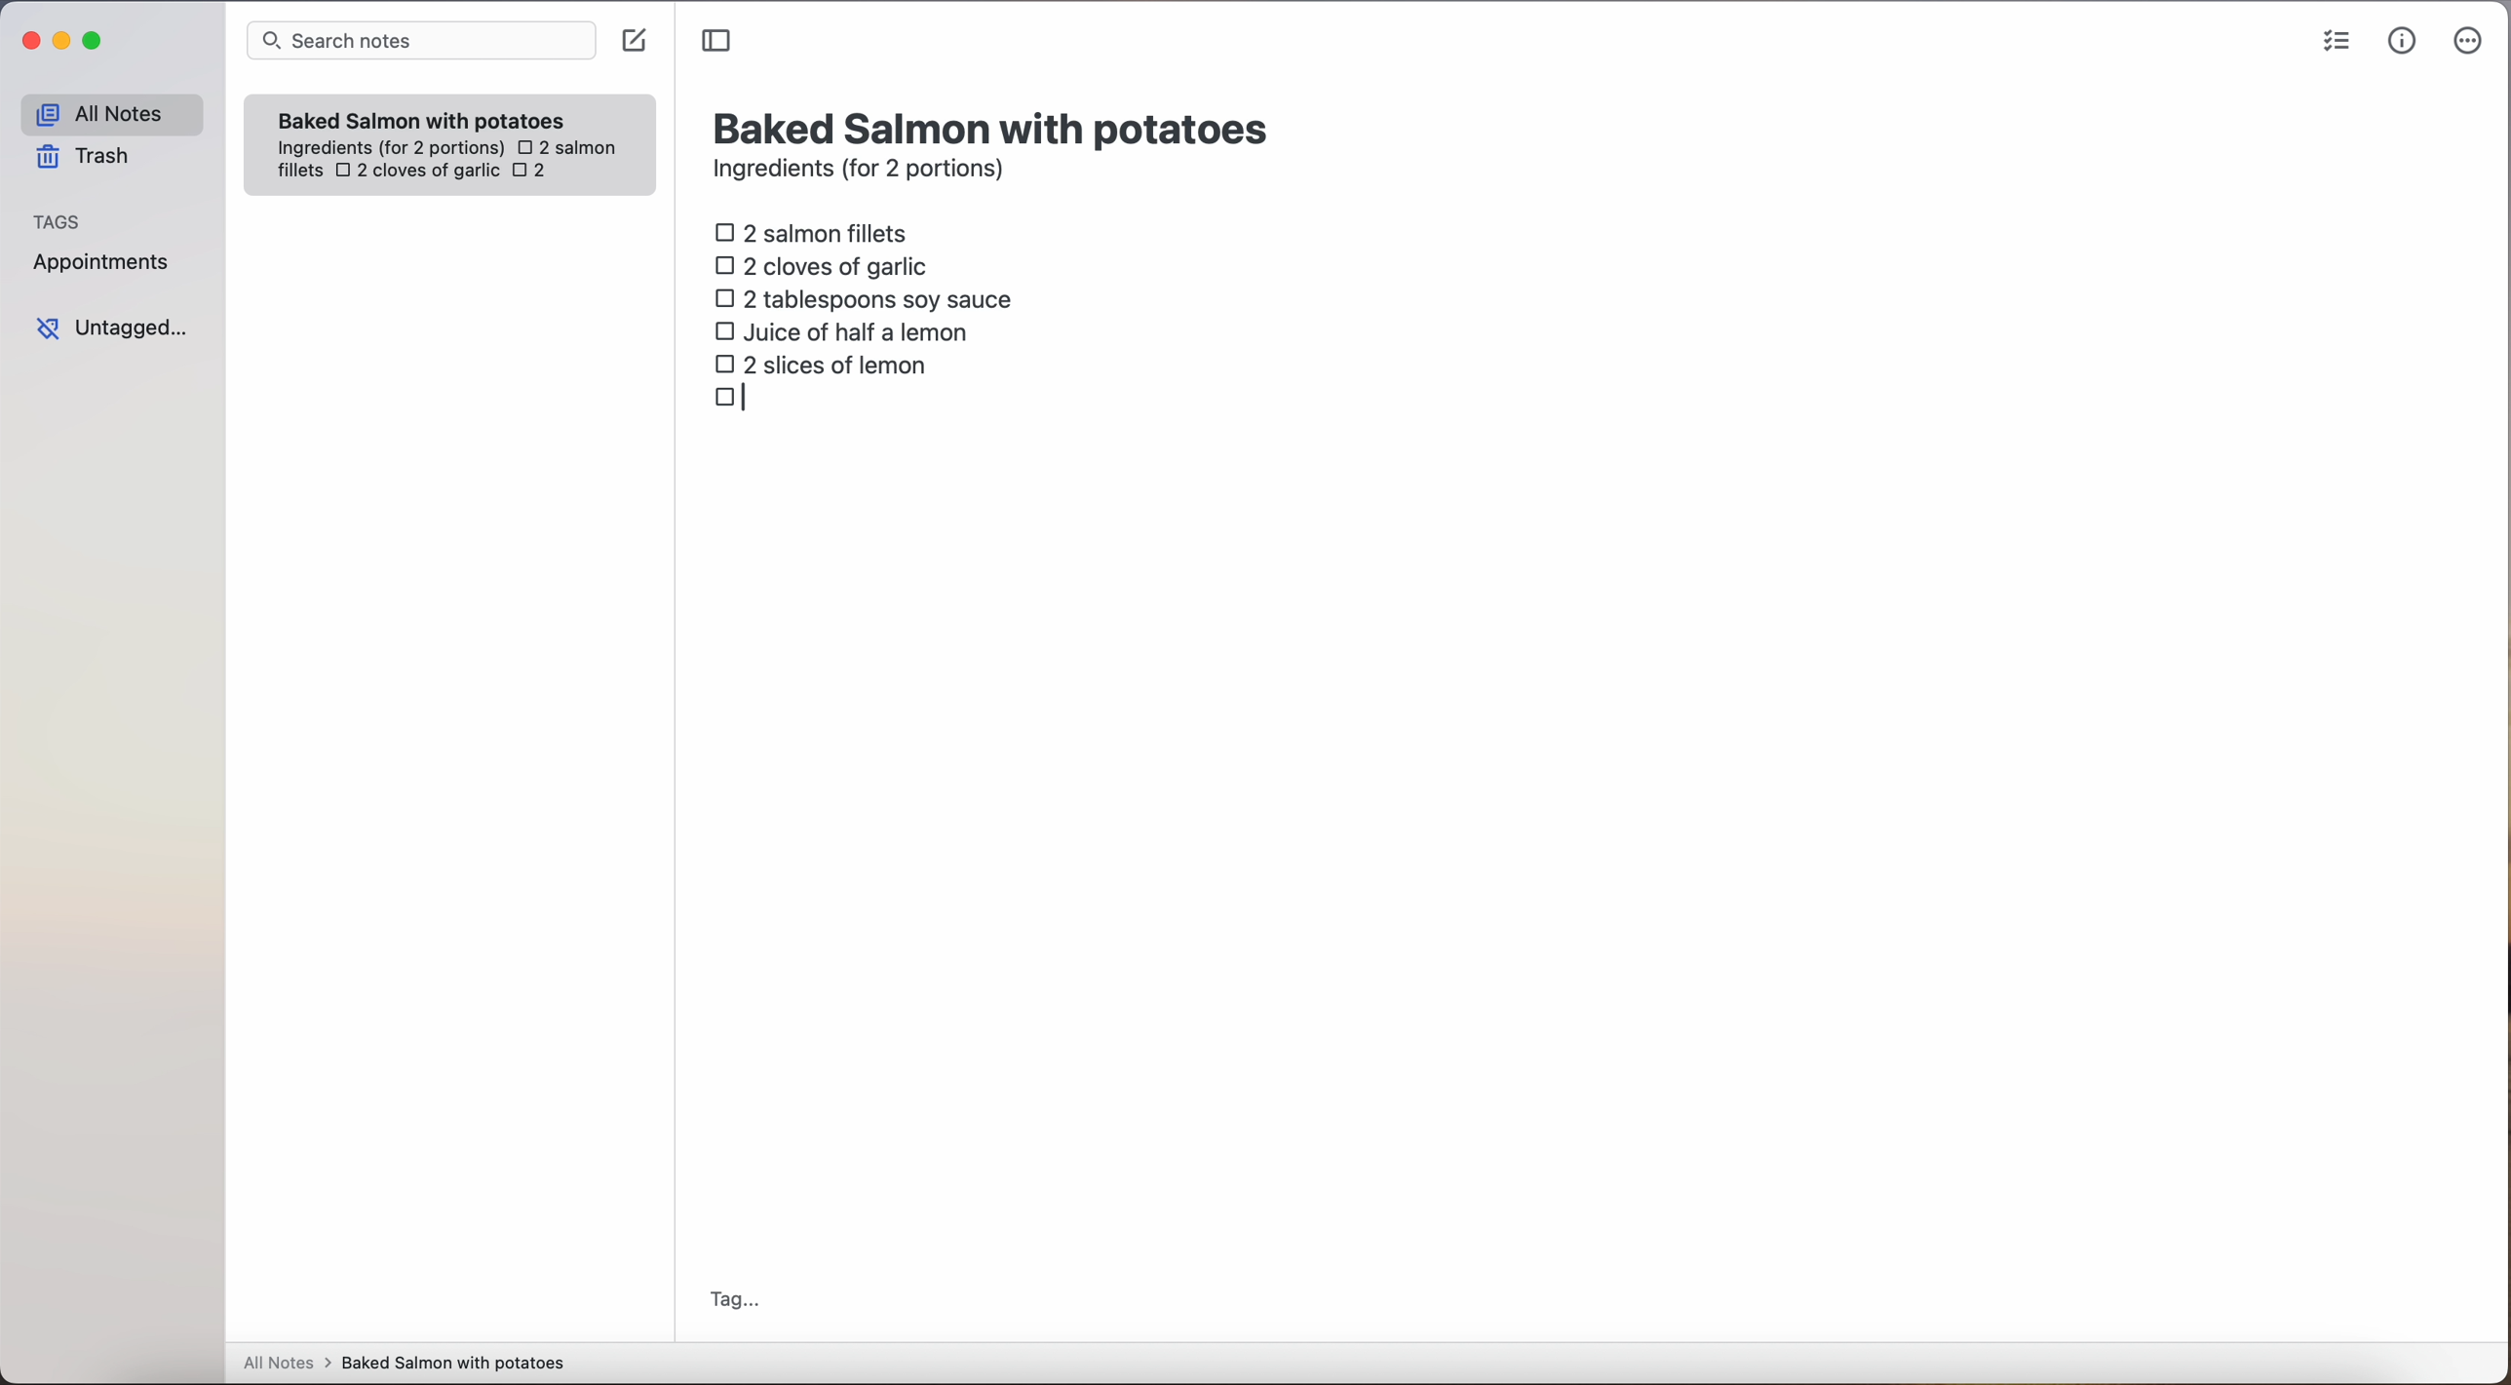 The height and width of the screenshot is (1385, 2511). Describe the element at coordinates (827, 263) in the screenshot. I see `2 cloves of garlic` at that location.